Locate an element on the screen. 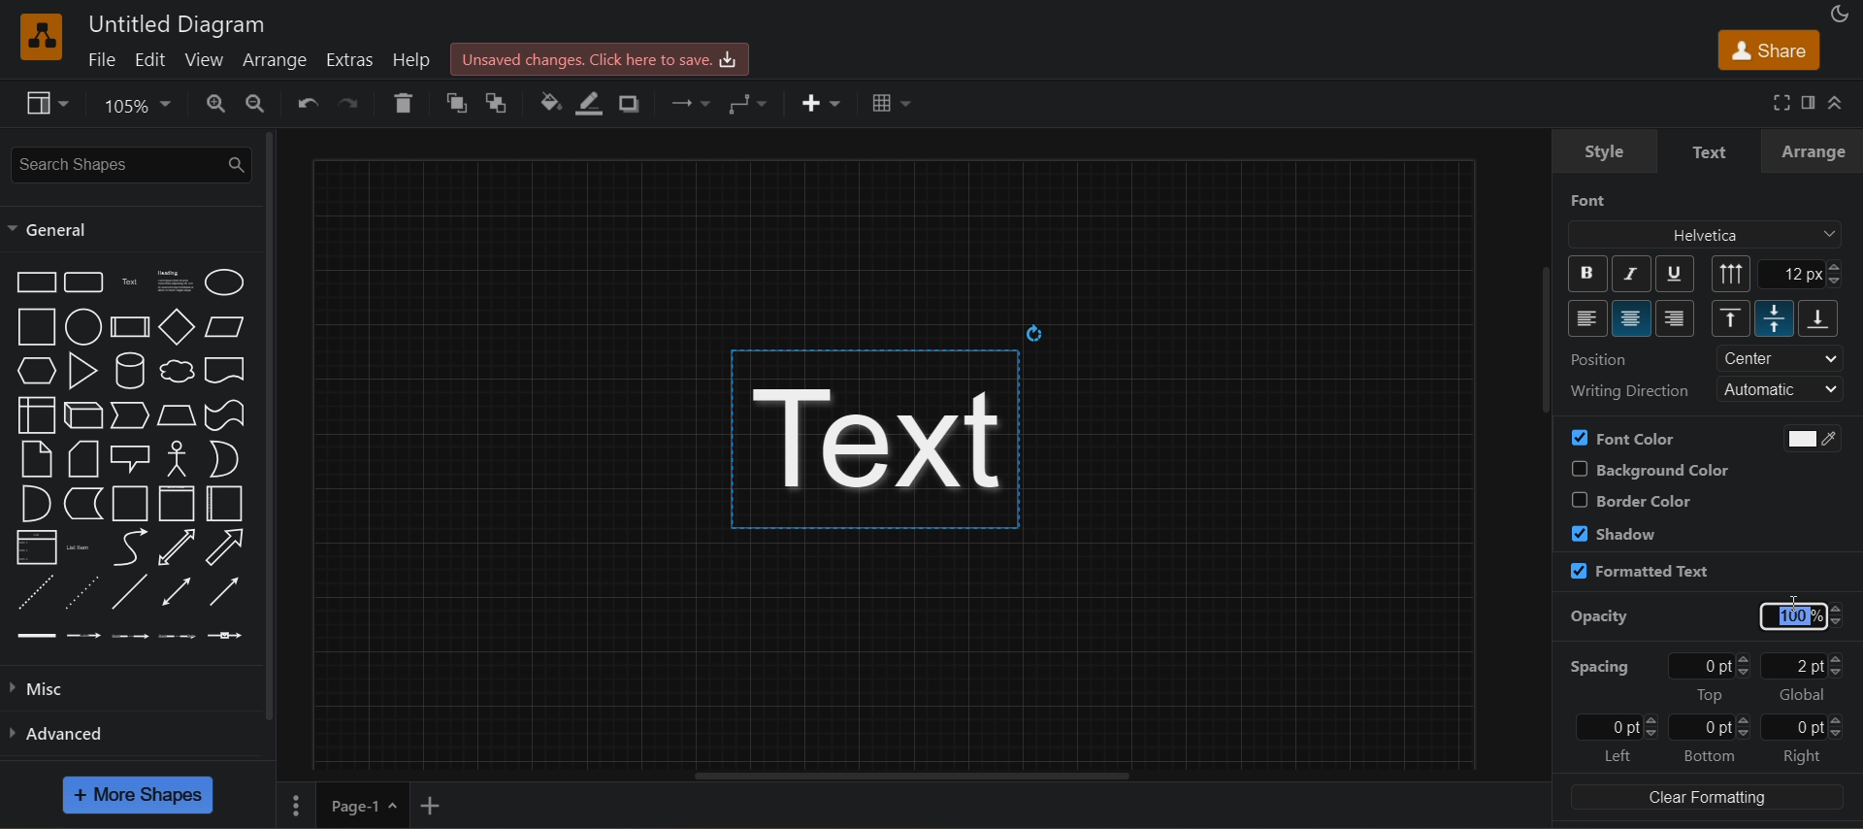 The width and height of the screenshot is (1863, 829). file is located at coordinates (101, 58).